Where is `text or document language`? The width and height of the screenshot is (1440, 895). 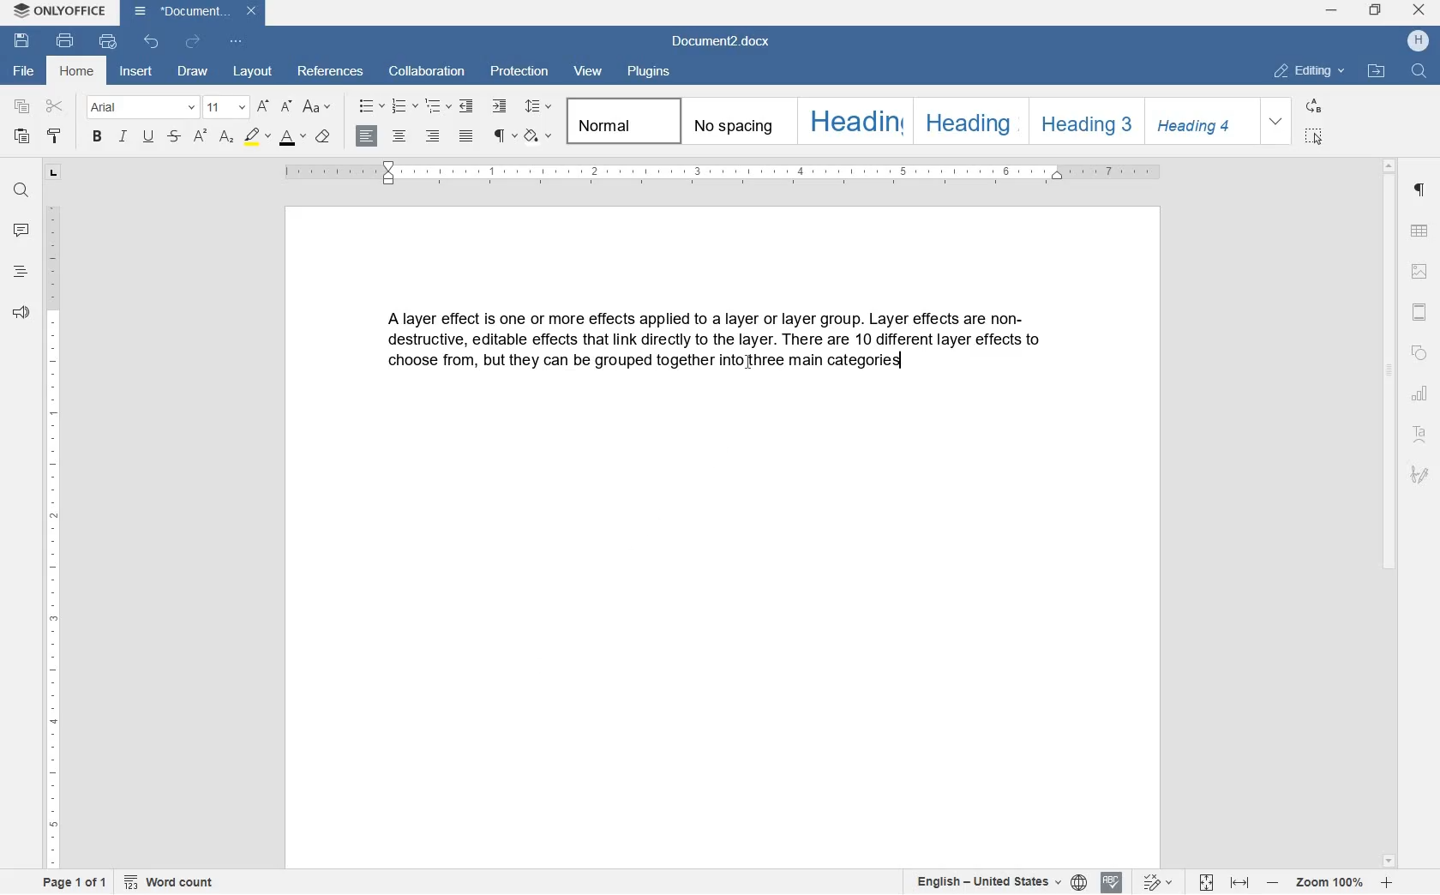 text or document language is located at coordinates (991, 882).